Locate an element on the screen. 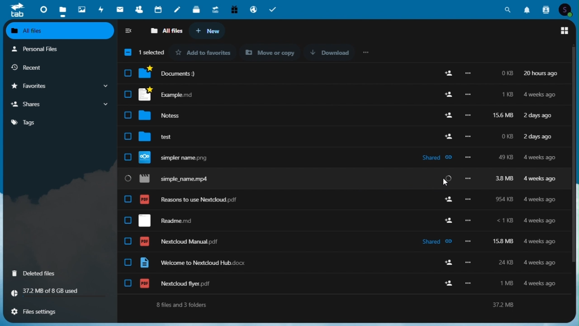 This screenshot has width=579, height=326. recent is located at coordinates (55, 67).